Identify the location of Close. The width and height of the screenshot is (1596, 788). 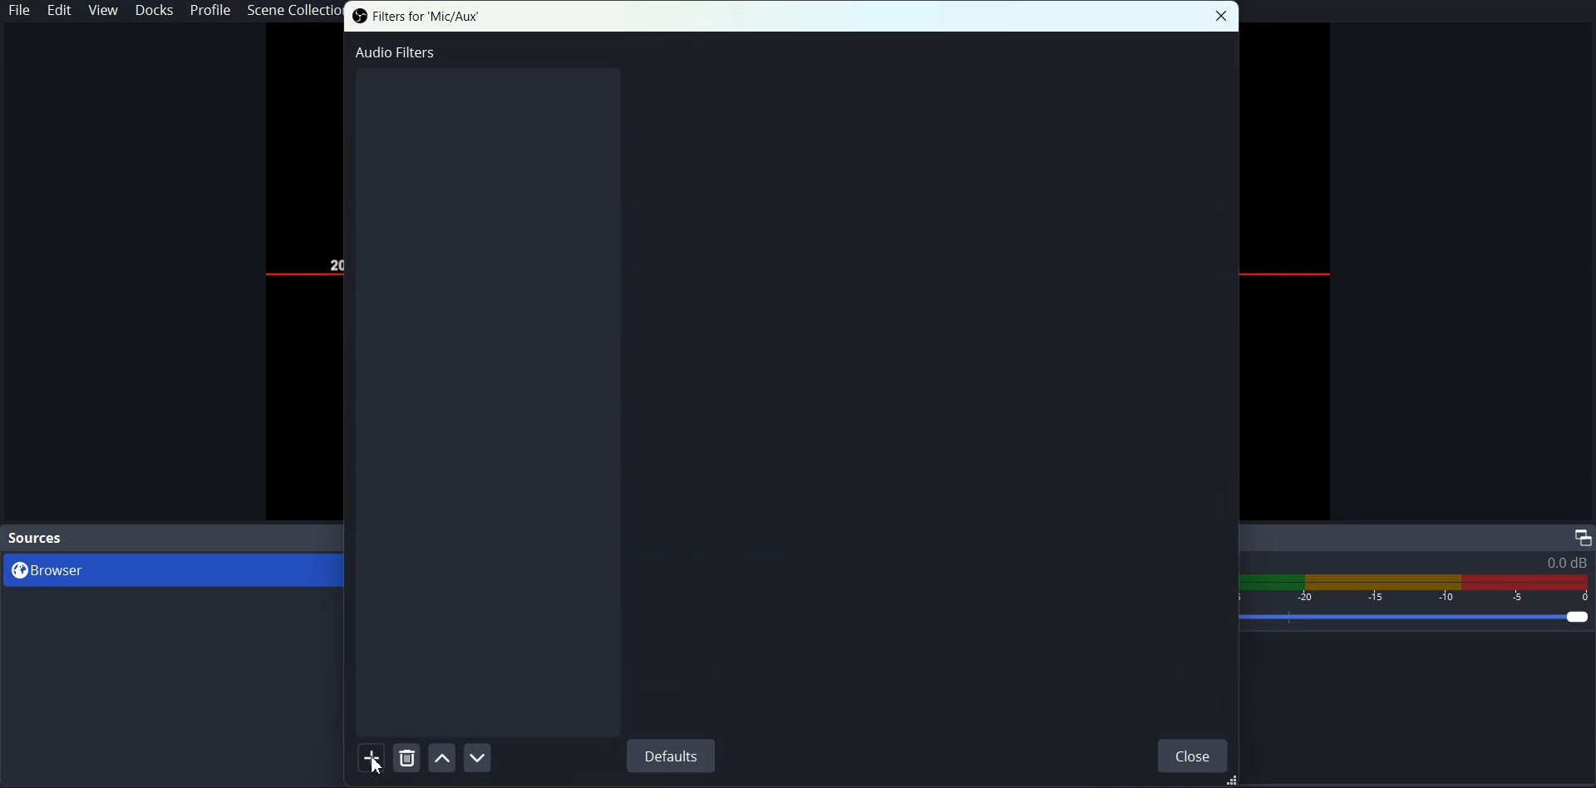
(1224, 16).